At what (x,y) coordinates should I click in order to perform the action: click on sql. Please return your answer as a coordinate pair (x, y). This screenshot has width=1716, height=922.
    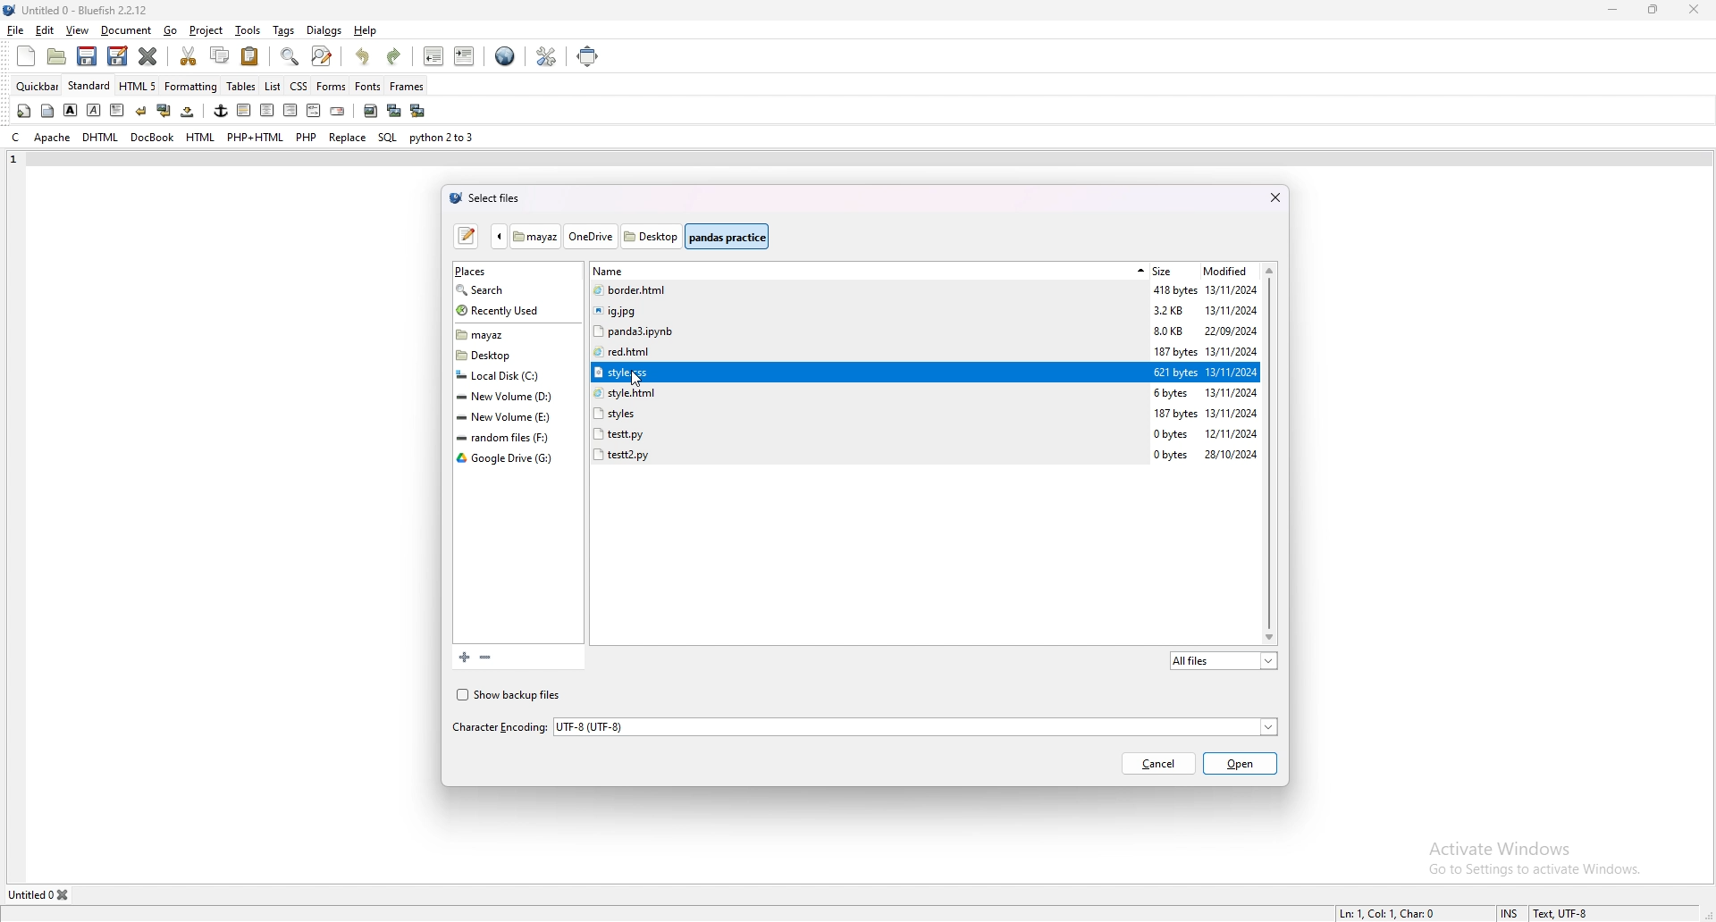
    Looking at the image, I should click on (389, 137).